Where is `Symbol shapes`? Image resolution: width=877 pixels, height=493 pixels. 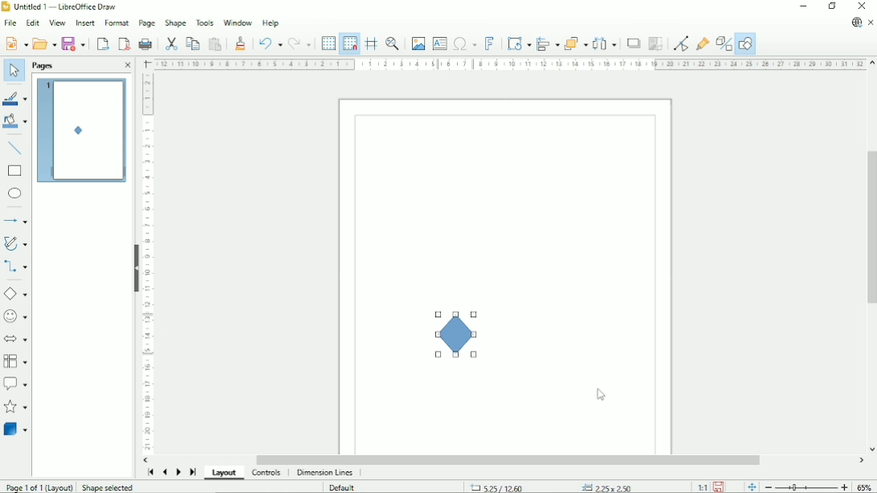 Symbol shapes is located at coordinates (16, 316).